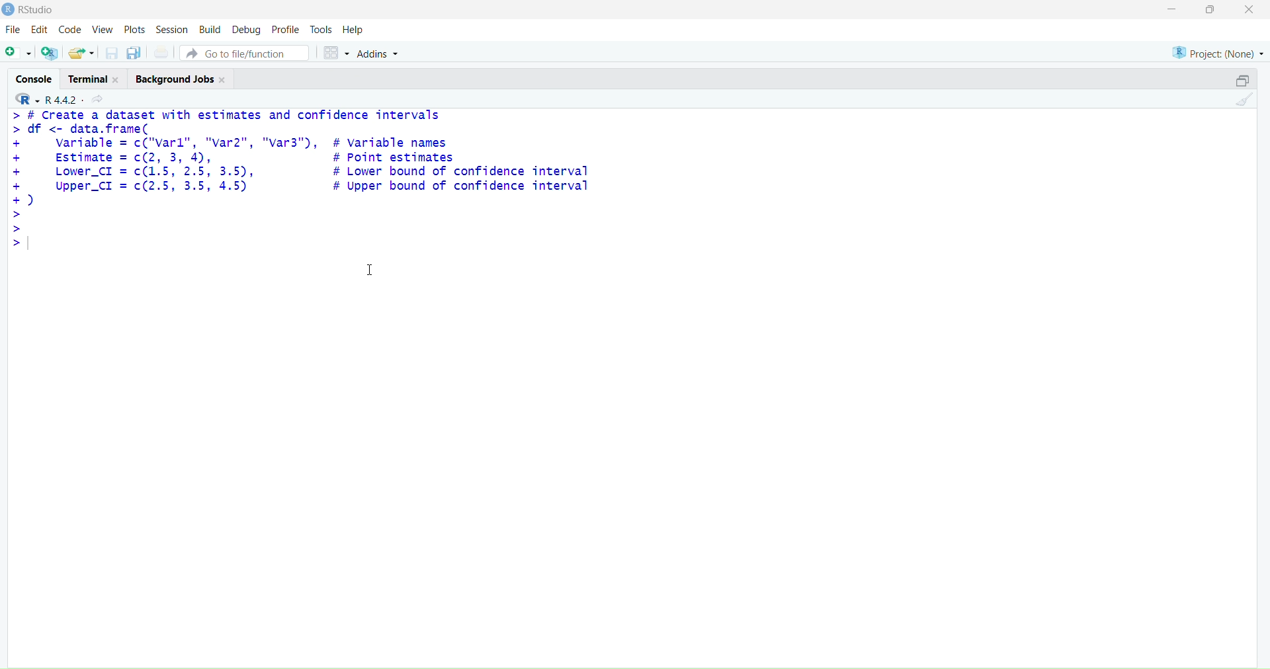 This screenshot has height=669, width=1270. Describe the element at coordinates (69, 29) in the screenshot. I see `Code` at that location.